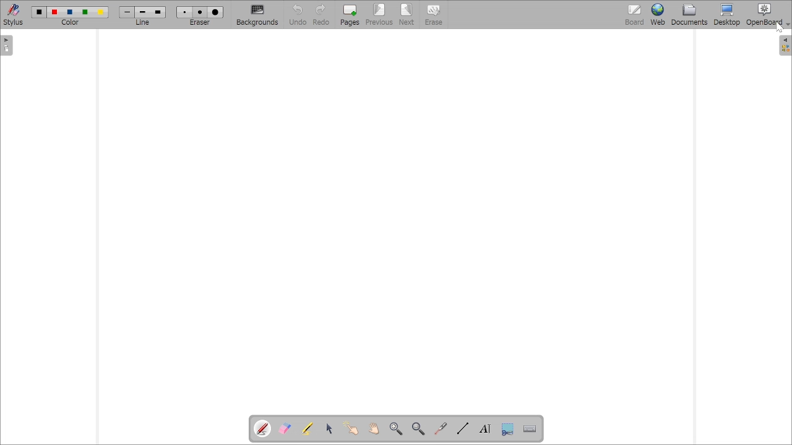 This screenshot has width=792, height=445. What do you see at coordinates (257, 15) in the screenshot?
I see `Backgrounds` at bounding box center [257, 15].